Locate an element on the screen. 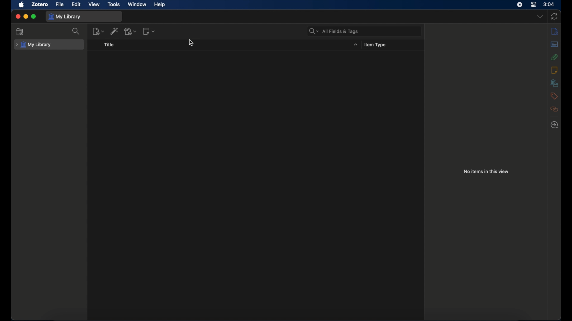  help is located at coordinates (159, 4).